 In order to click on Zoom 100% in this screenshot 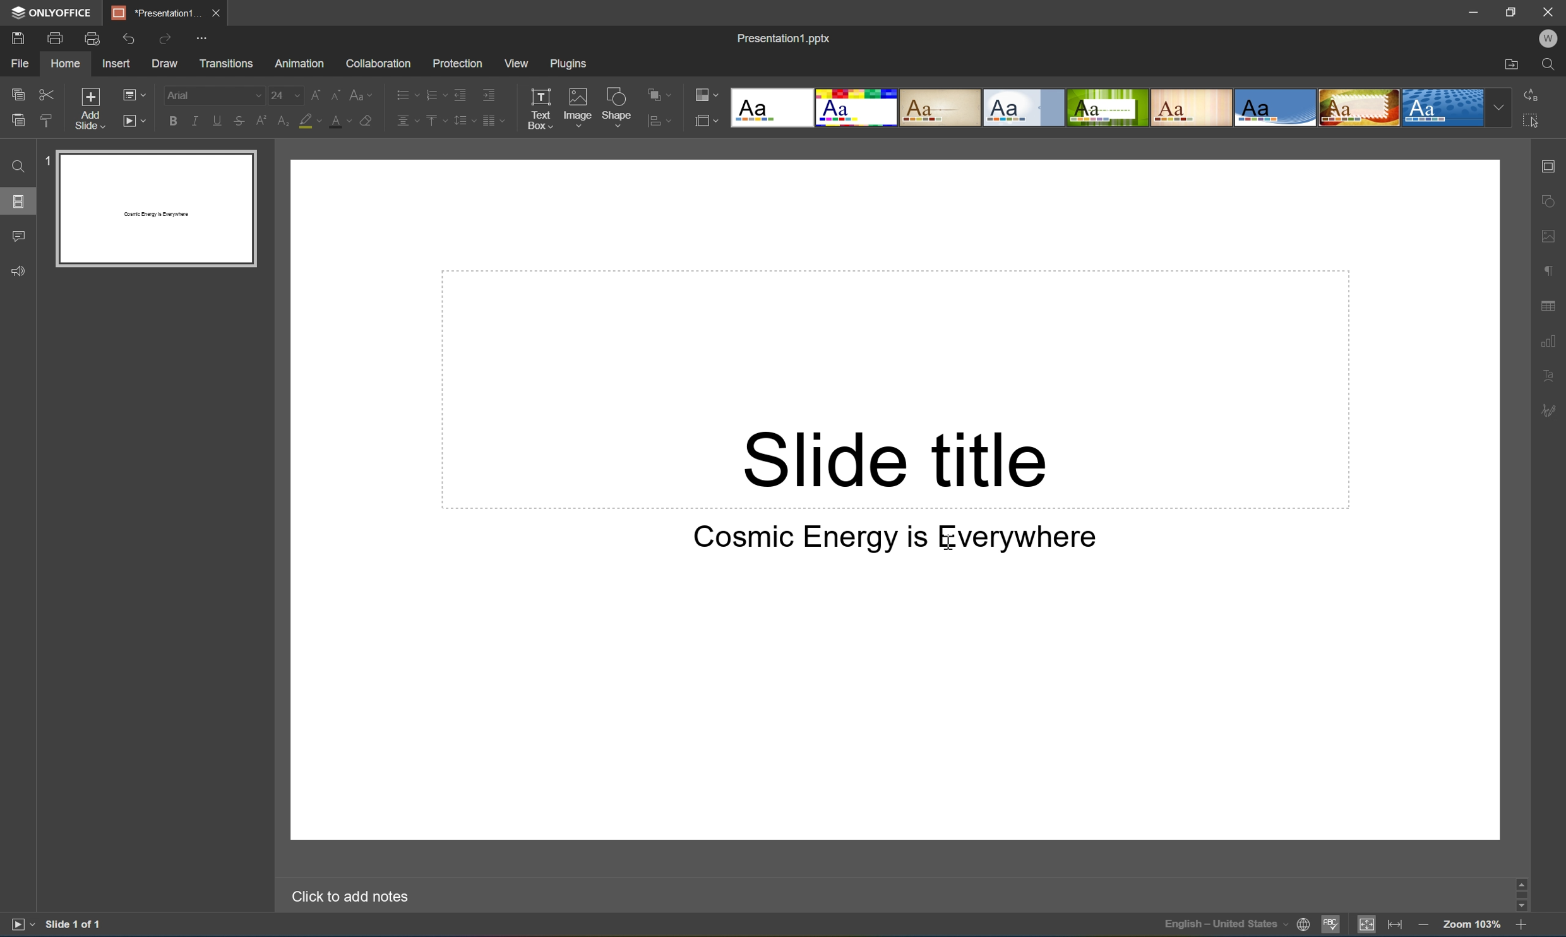, I will do `click(1472, 926)`.